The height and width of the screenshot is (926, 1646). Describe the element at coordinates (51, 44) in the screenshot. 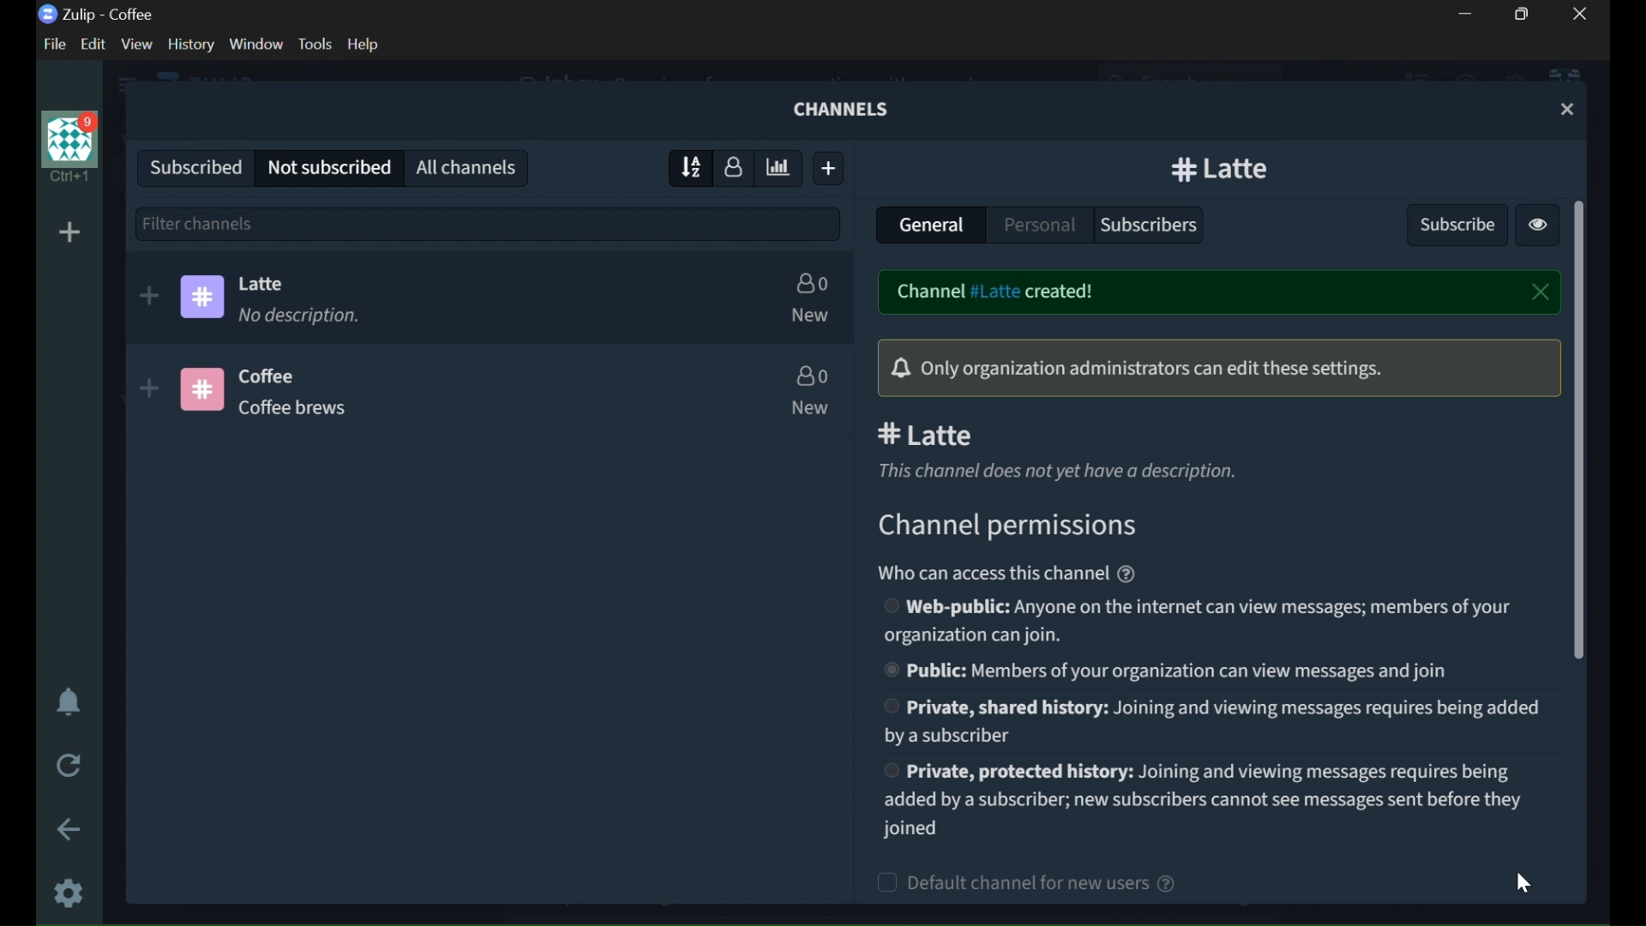

I see `file` at that location.